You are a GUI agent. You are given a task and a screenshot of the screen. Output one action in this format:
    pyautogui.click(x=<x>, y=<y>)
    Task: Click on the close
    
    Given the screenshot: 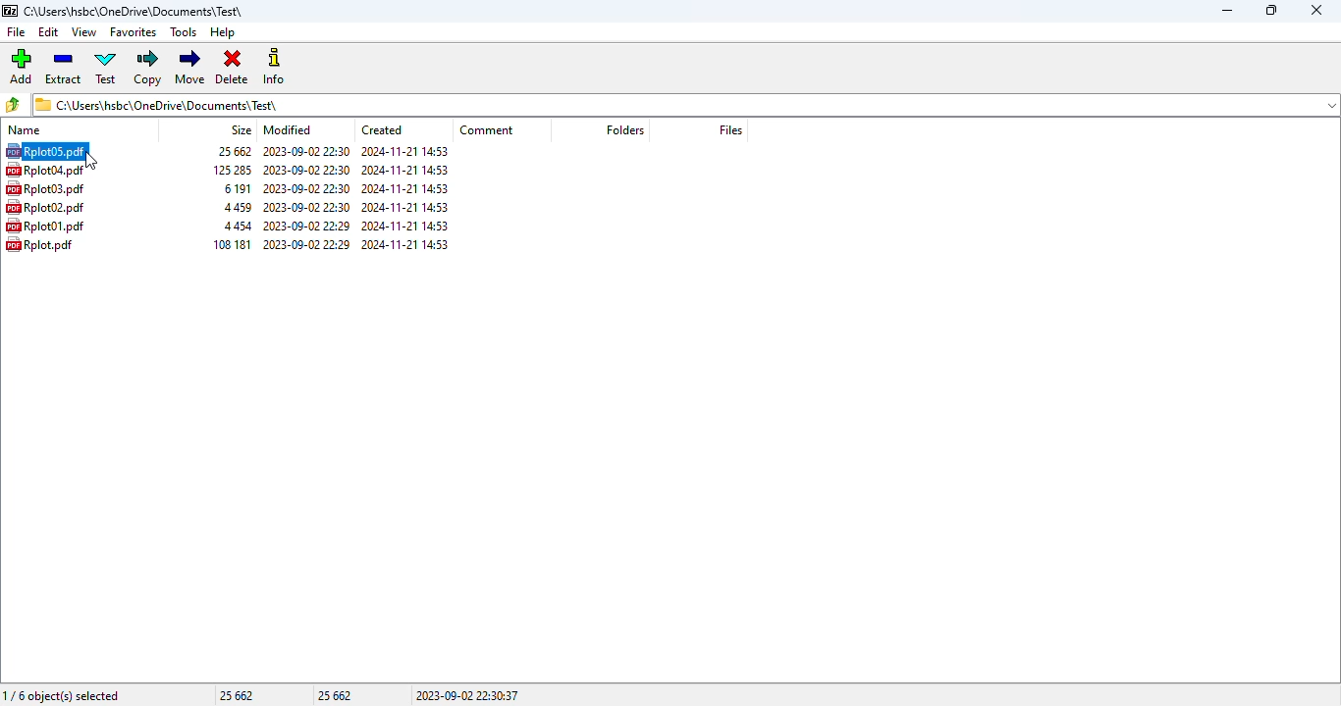 What is the action you would take?
    pyautogui.click(x=1316, y=10)
    